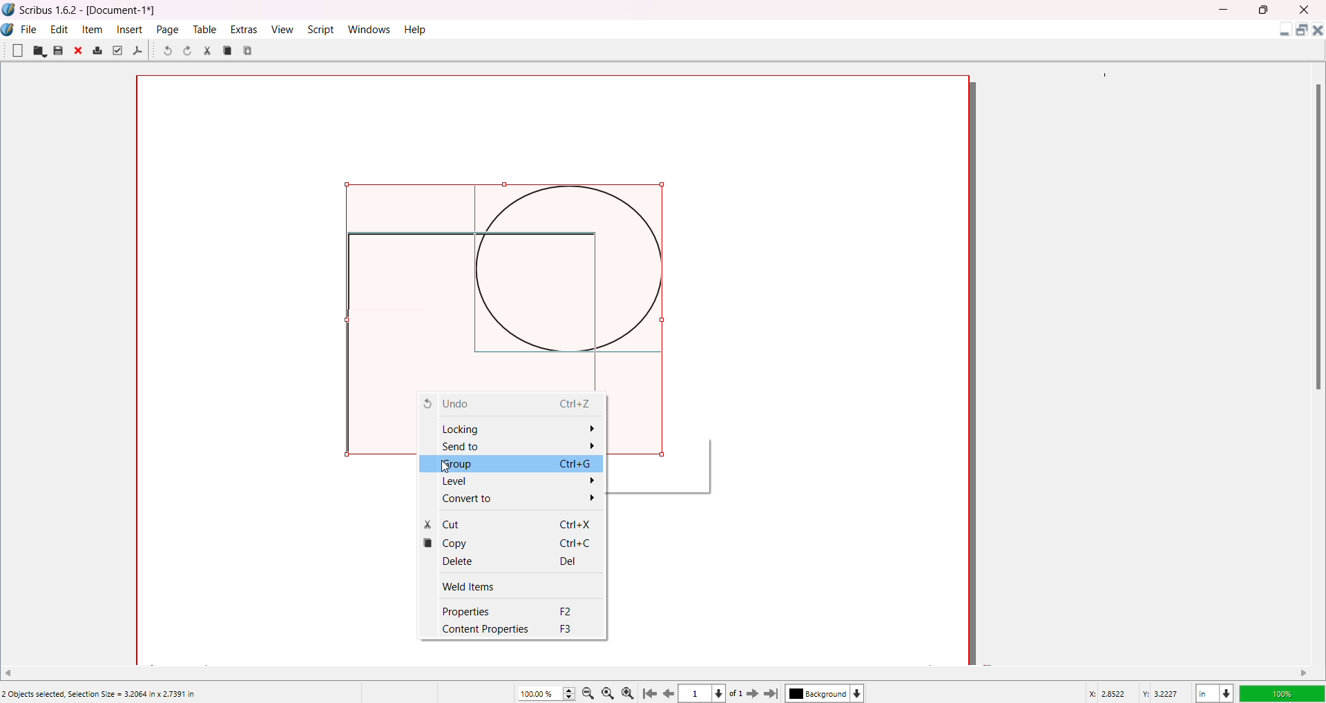 This screenshot has height=703, width=1326. What do you see at coordinates (651, 691) in the screenshot?
I see `First Page` at bounding box center [651, 691].